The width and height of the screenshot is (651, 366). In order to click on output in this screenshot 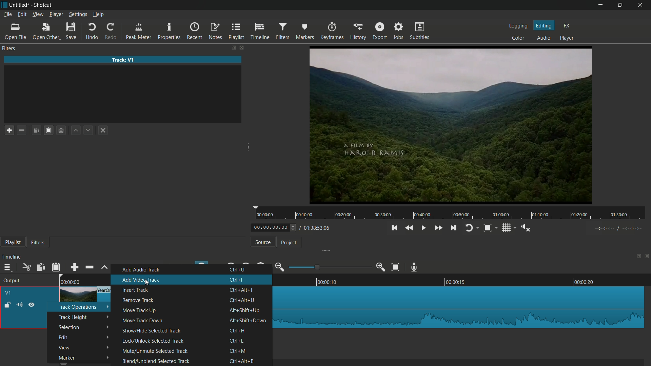, I will do `click(13, 281)`.